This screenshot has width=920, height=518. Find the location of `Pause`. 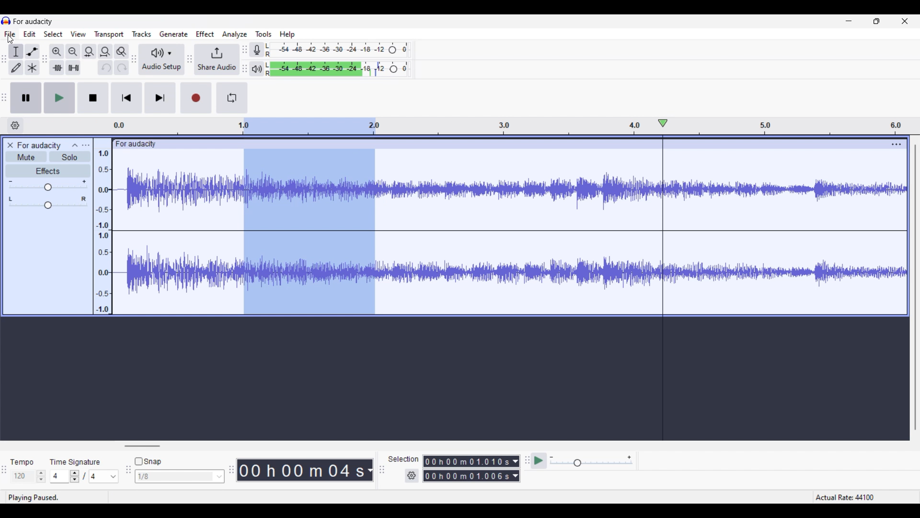

Pause is located at coordinates (26, 98).